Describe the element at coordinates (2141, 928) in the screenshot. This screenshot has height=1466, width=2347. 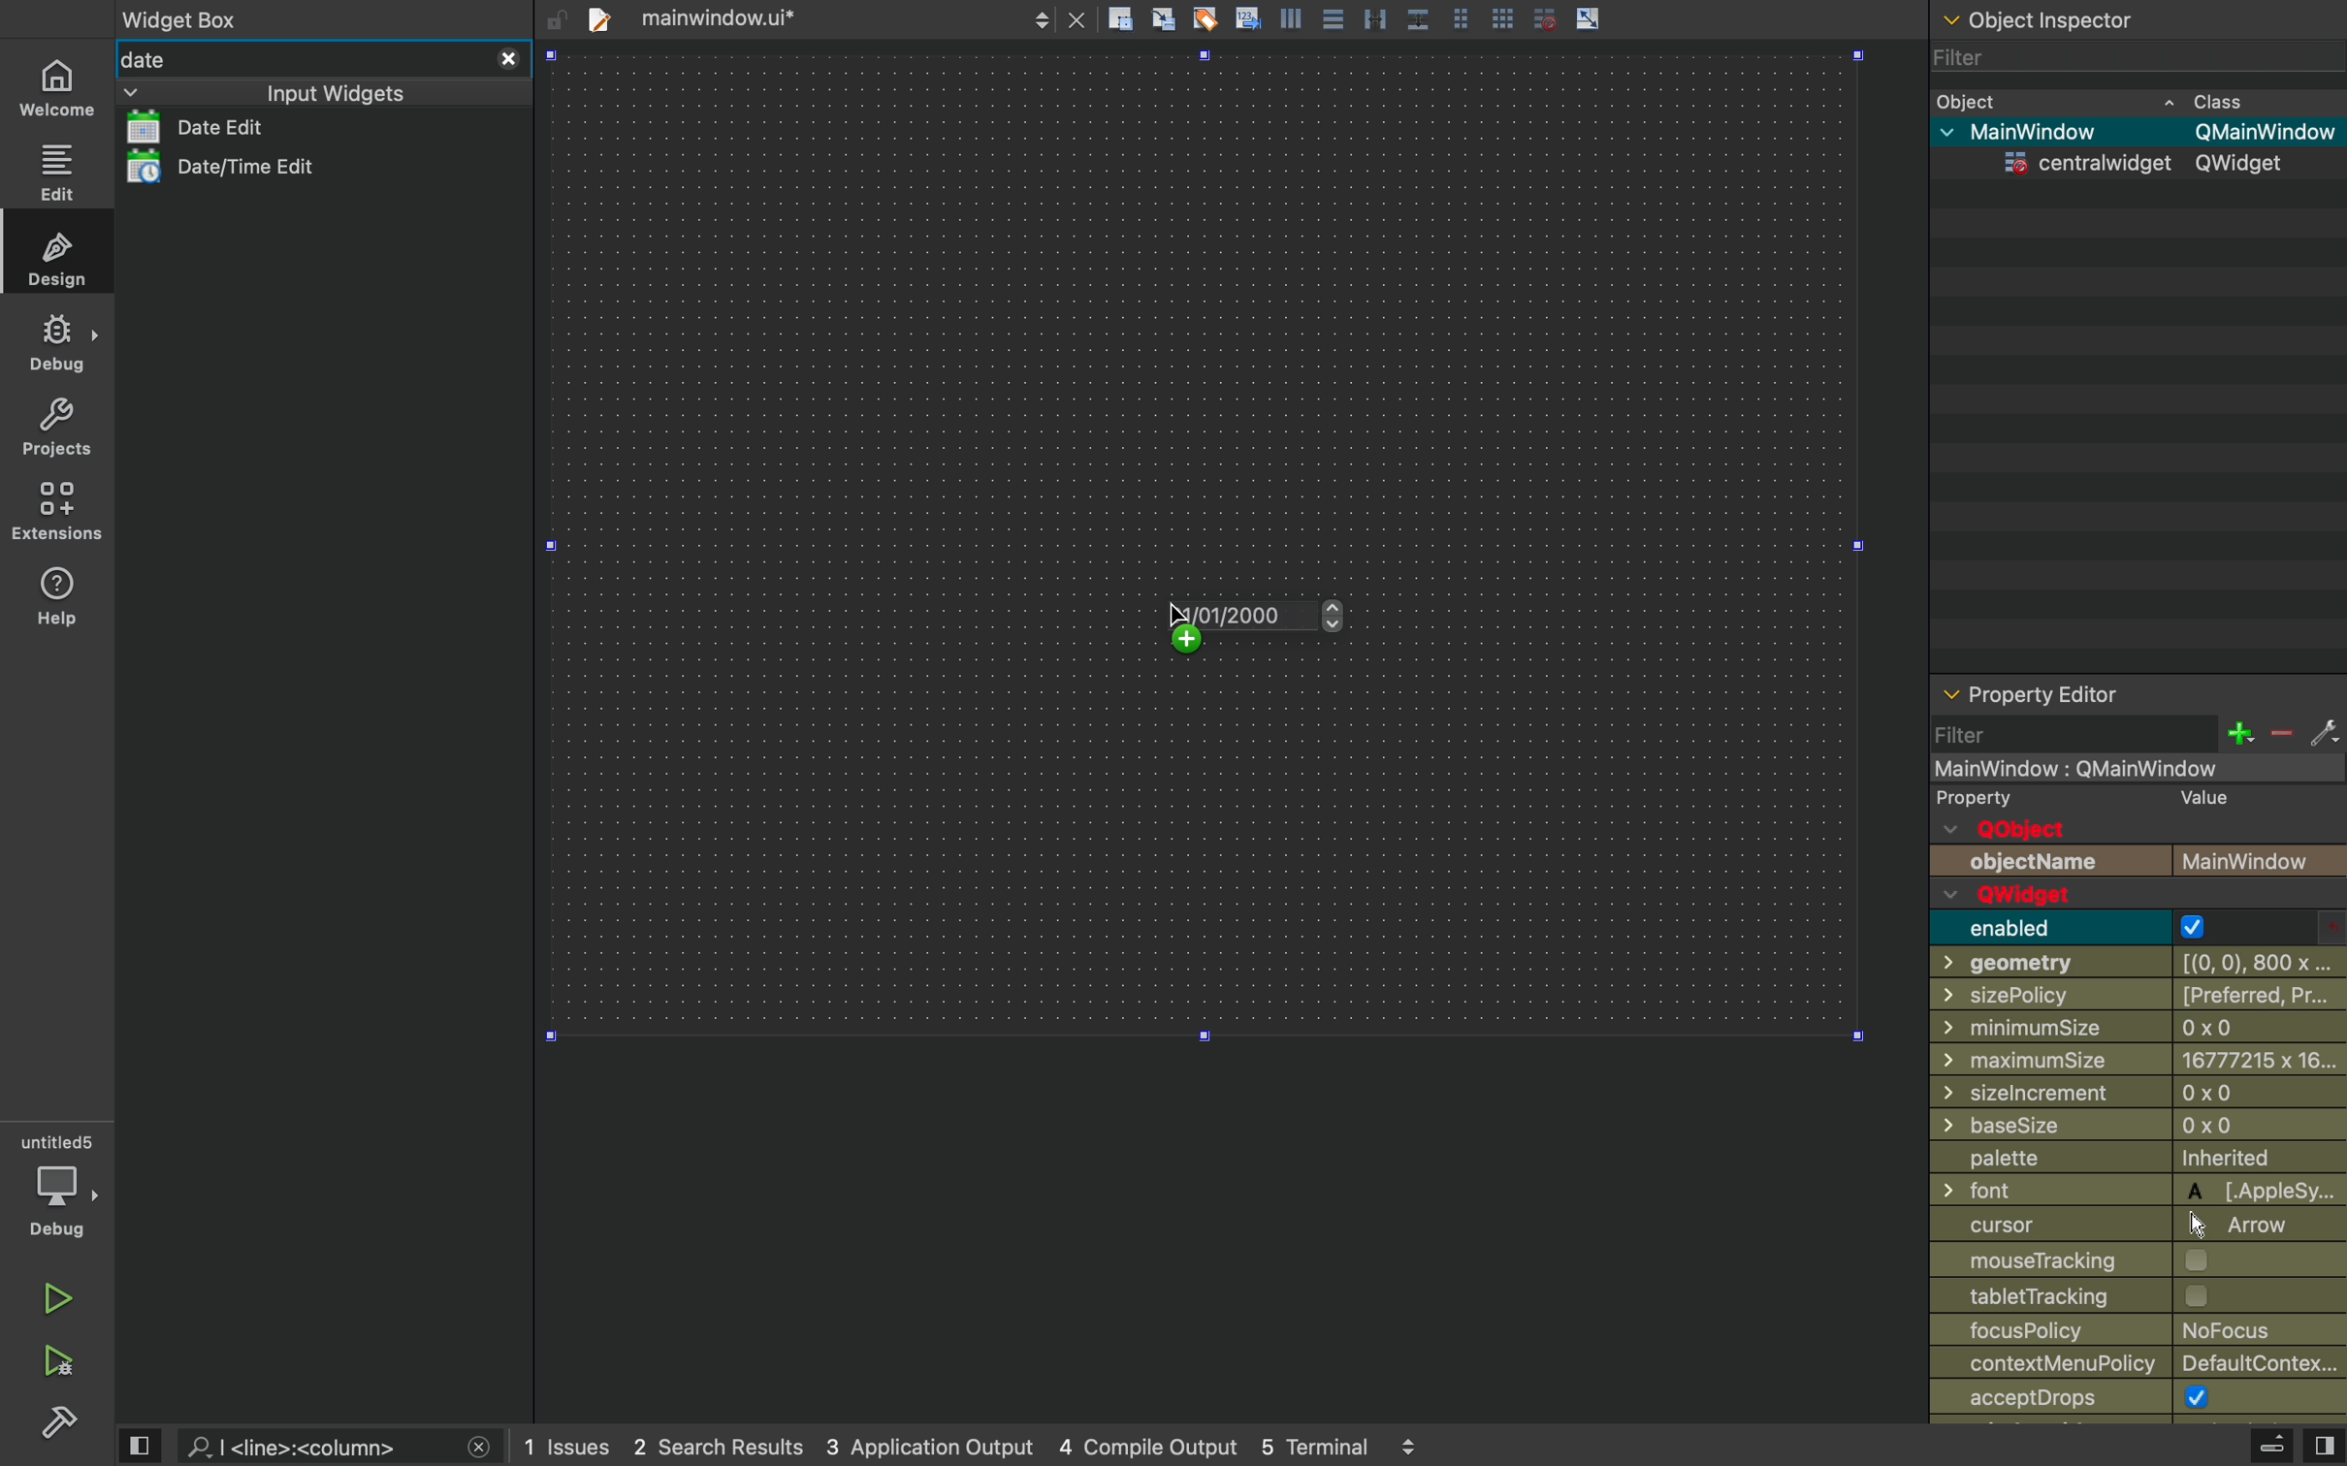
I see `enabled` at that location.